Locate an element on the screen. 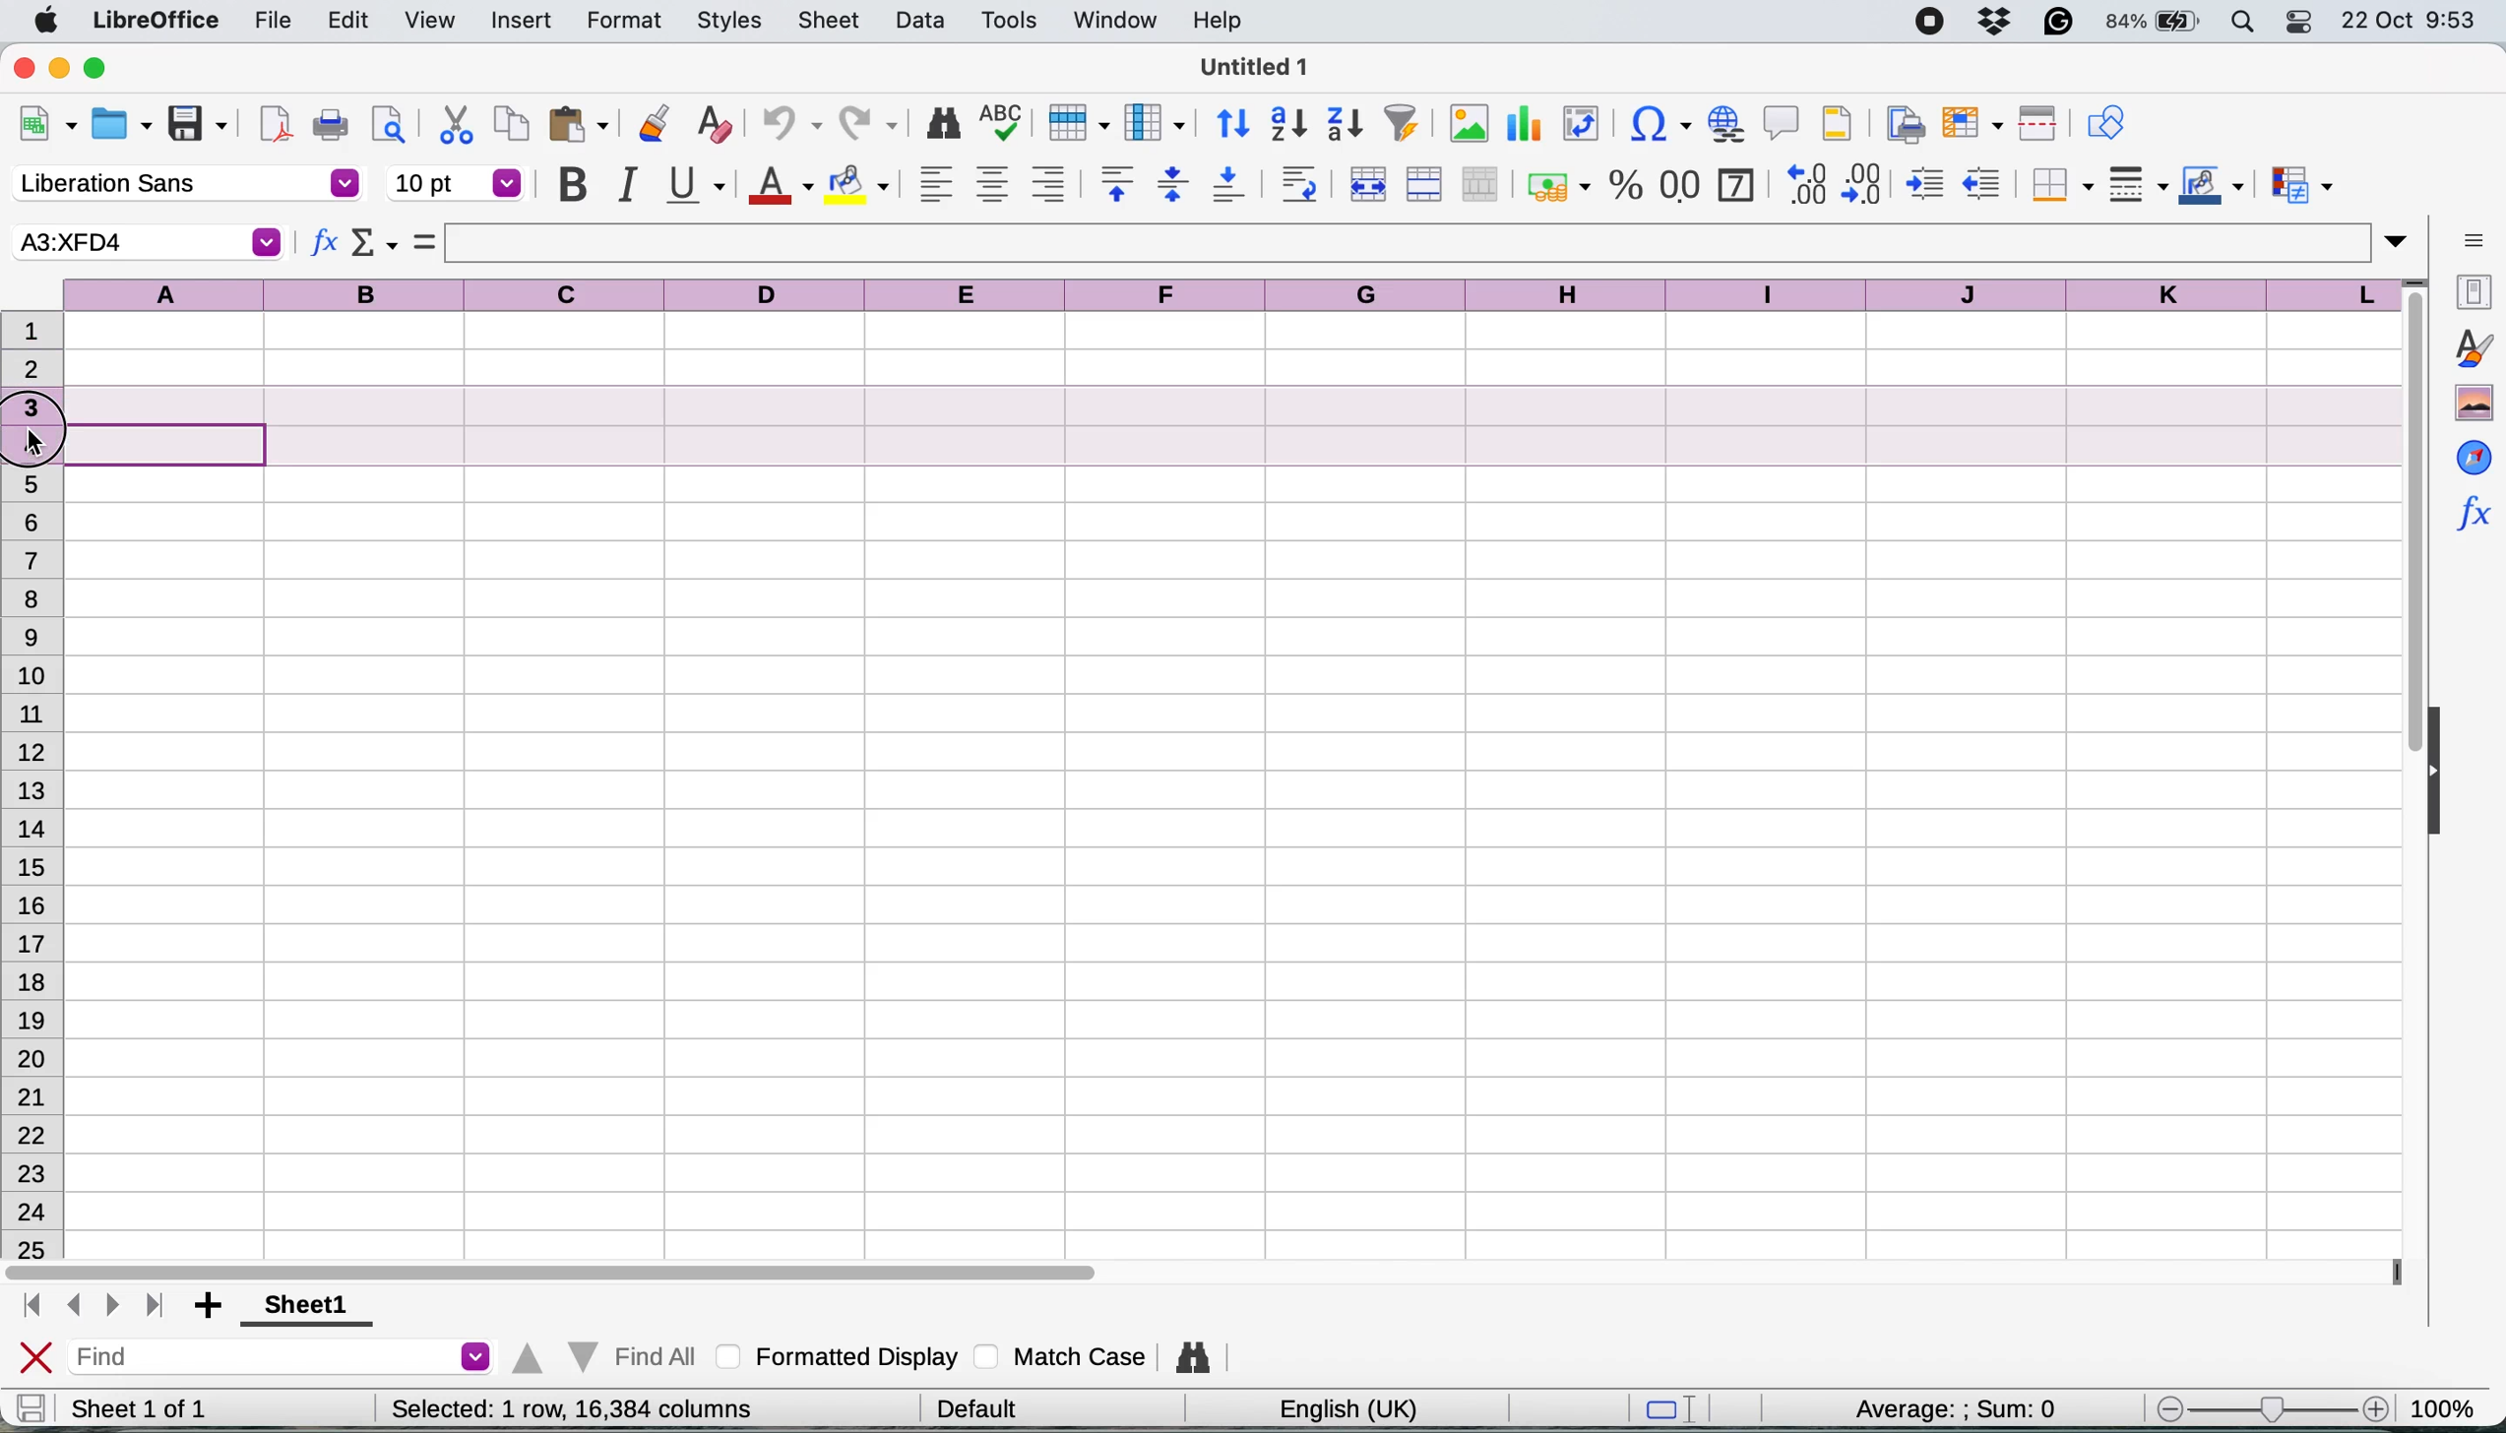 This screenshot has width=2506, height=1433. data is located at coordinates (924, 20).